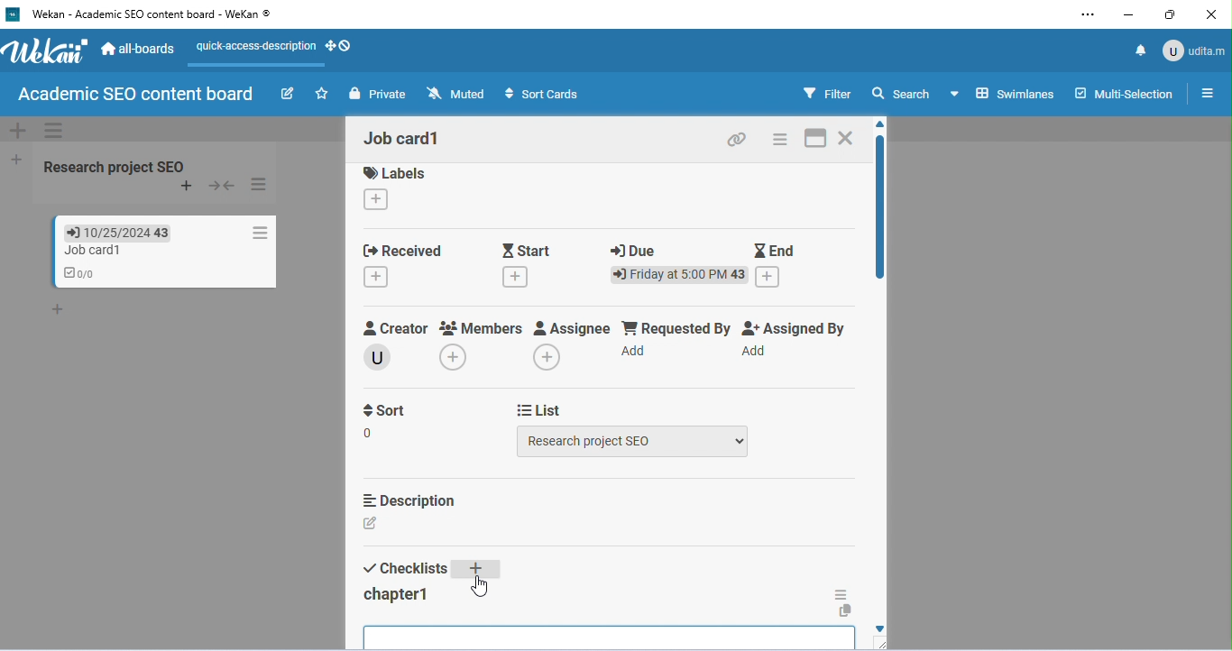 The height and width of the screenshot is (651, 1232). What do you see at coordinates (1170, 14) in the screenshot?
I see `maximize` at bounding box center [1170, 14].